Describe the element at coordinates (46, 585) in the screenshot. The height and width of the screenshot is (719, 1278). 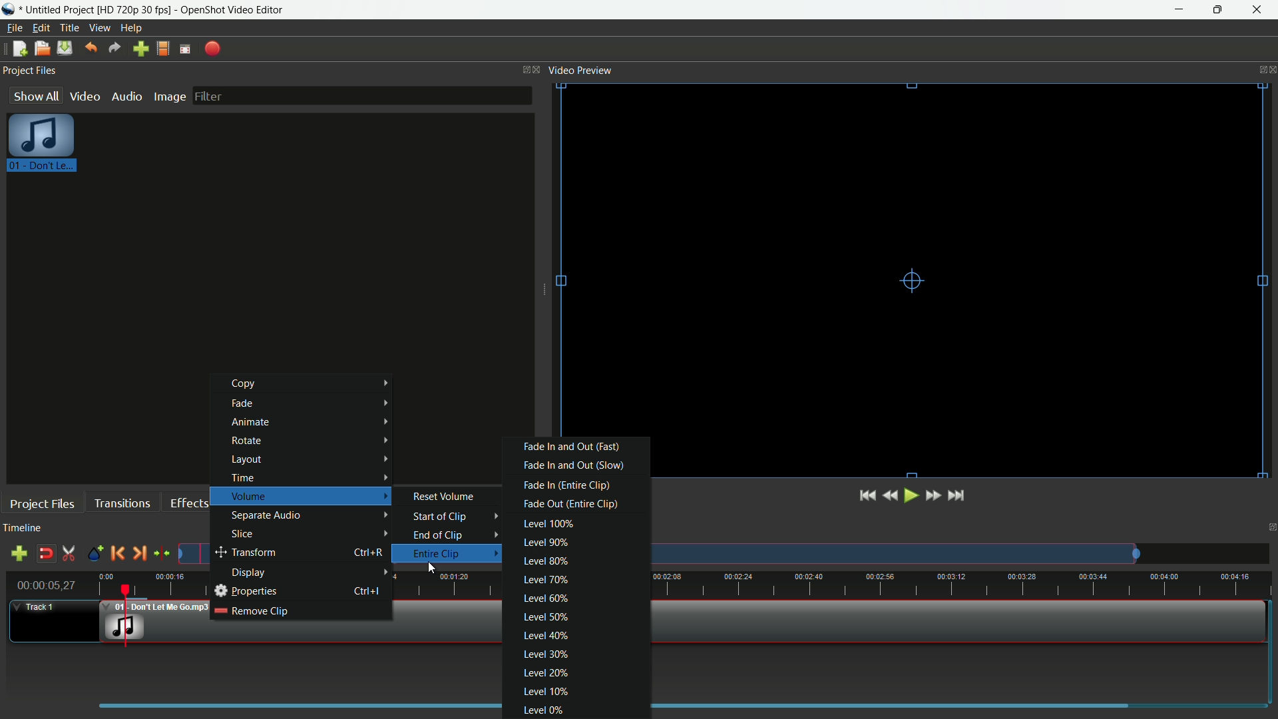
I see `current time` at that location.